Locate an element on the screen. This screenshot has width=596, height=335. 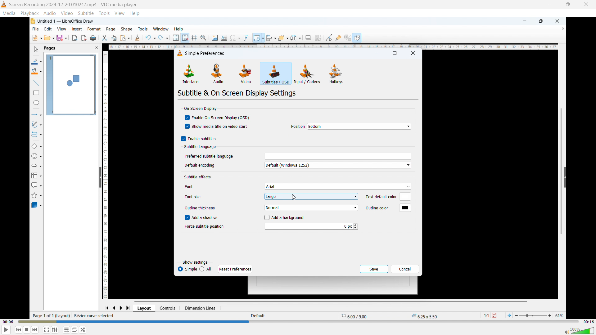
Logo  is located at coordinates (4, 5).